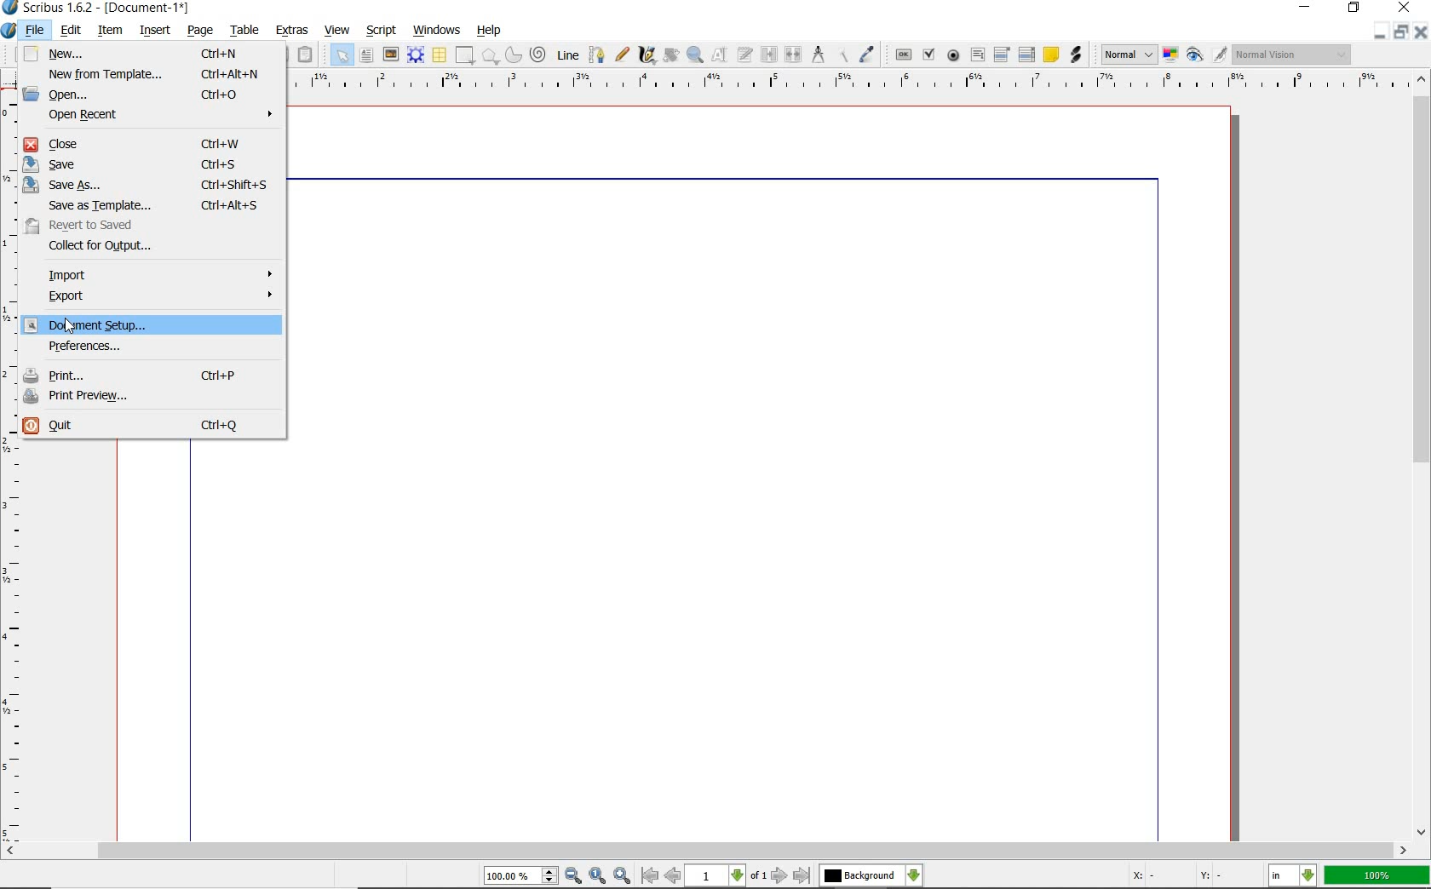 This screenshot has width=1431, height=889. What do you see at coordinates (152, 74) in the screenshot?
I see `new from template` at bounding box center [152, 74].